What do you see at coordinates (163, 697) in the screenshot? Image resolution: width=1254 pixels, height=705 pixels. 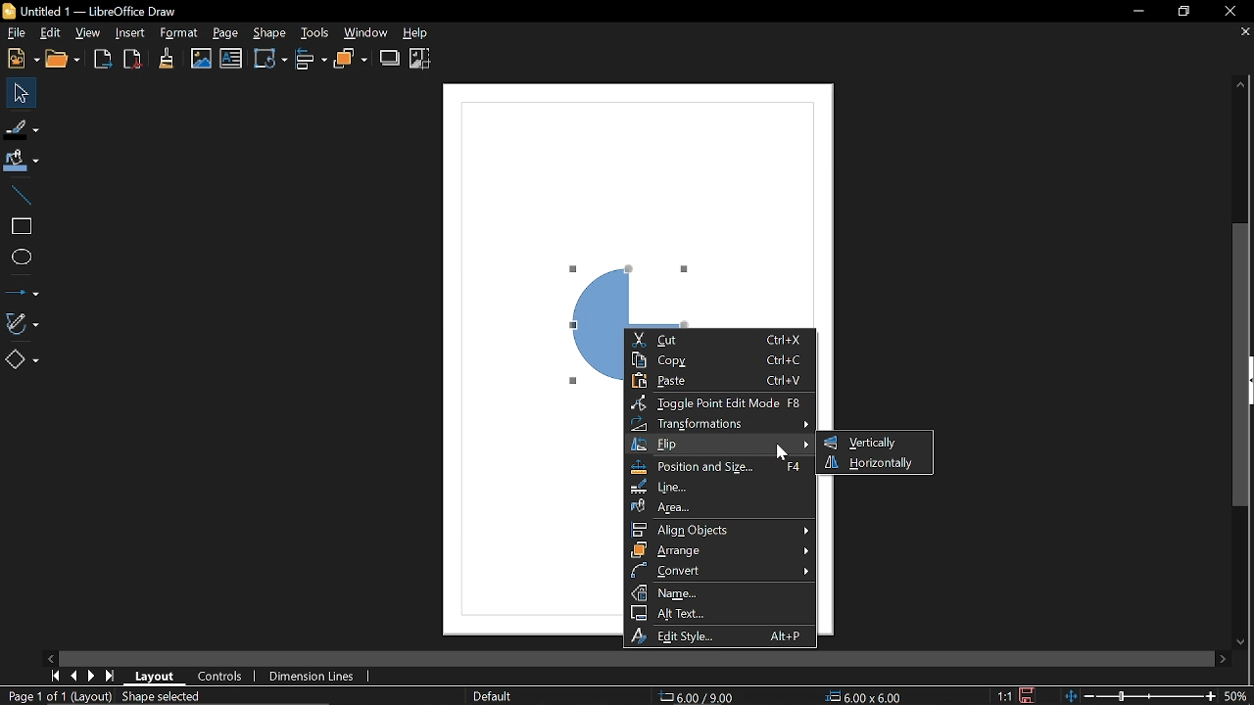 I see `Shape selected` at bounding box center [163, 697].